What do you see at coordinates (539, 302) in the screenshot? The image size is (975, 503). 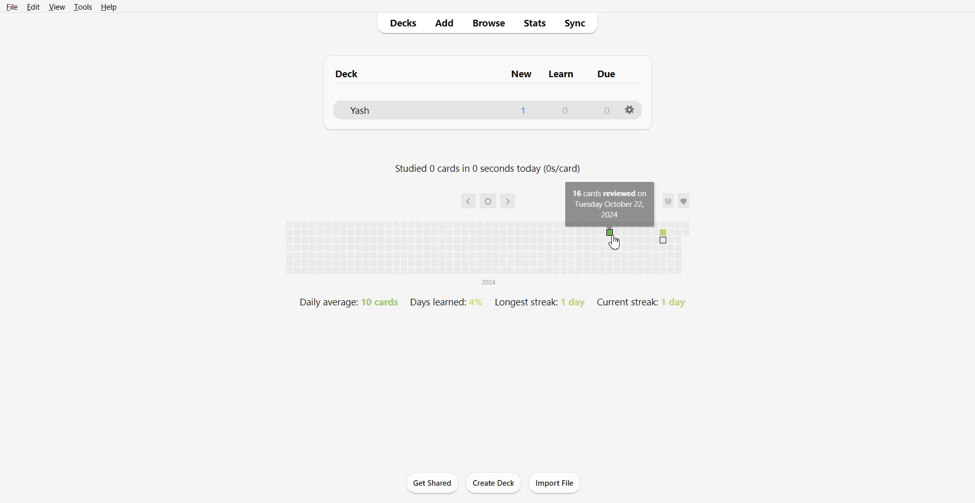 I see `longest streak: 1 day` at bounding box center [539, 302].